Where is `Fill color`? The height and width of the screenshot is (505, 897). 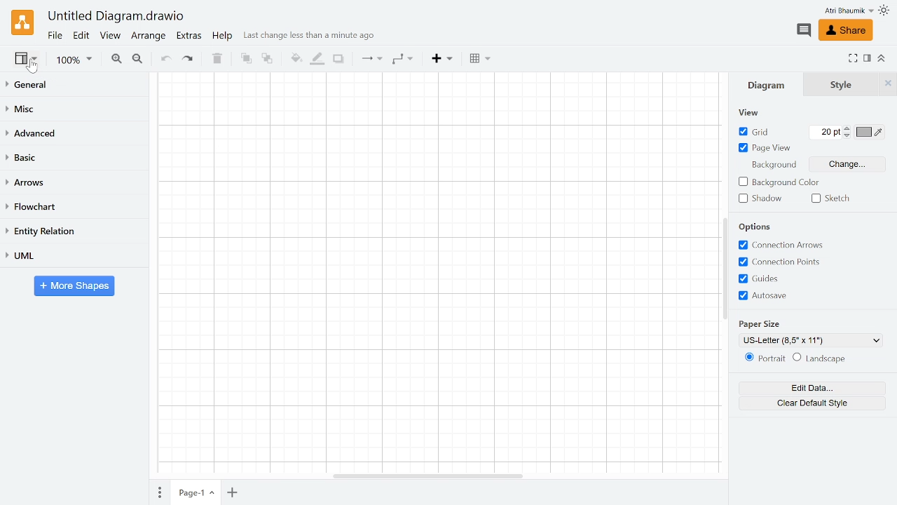
Fill color is located at coordinates (296, 58).